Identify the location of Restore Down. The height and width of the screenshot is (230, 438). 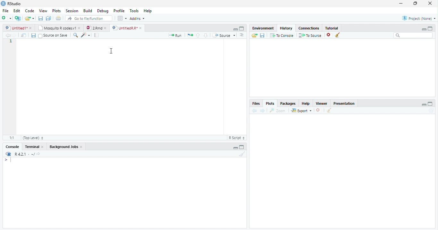
(416, 4).